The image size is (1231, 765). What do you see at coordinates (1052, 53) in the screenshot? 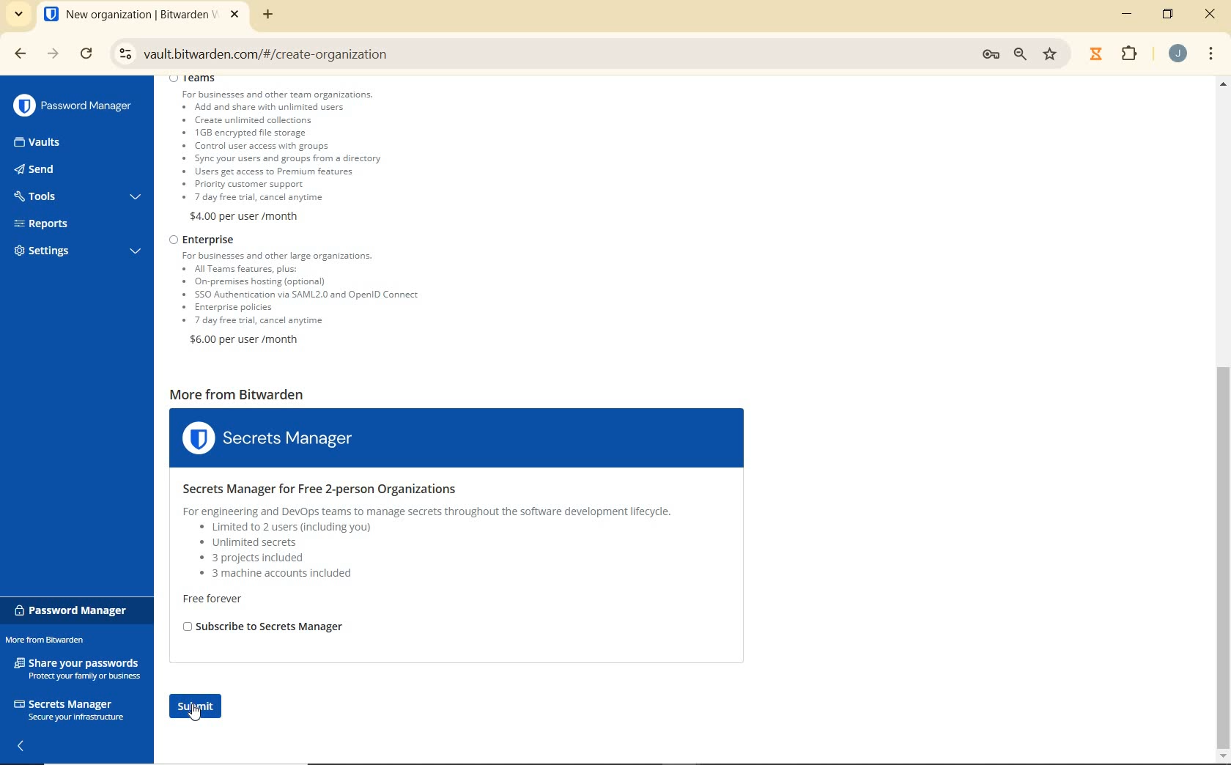
I see `bookmark this tab` at bounding box center [1052, 53].